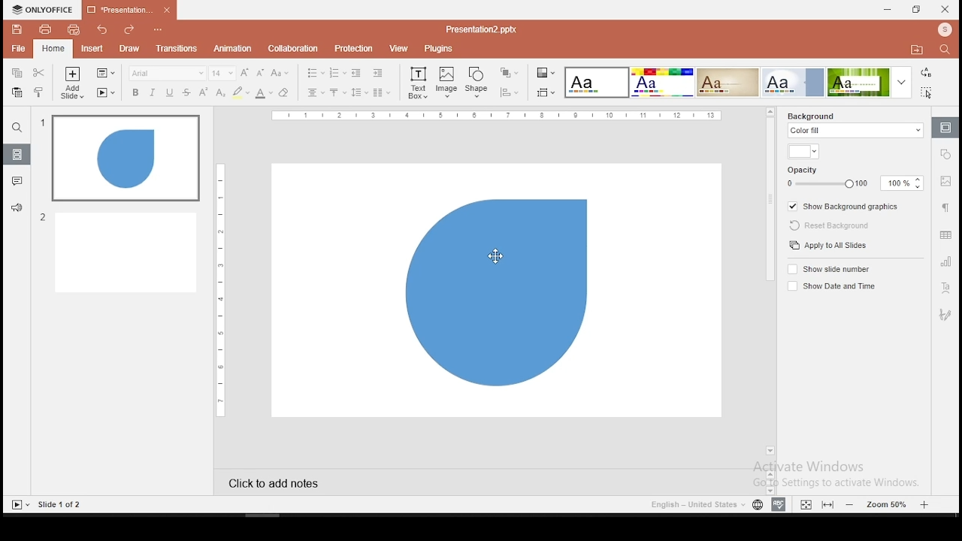 The height and width of the screenshot is (541, 962). What do you see at coordinates (944, 155) in the screenshot?
I see `shape settings` at bounding box center [944, 155].